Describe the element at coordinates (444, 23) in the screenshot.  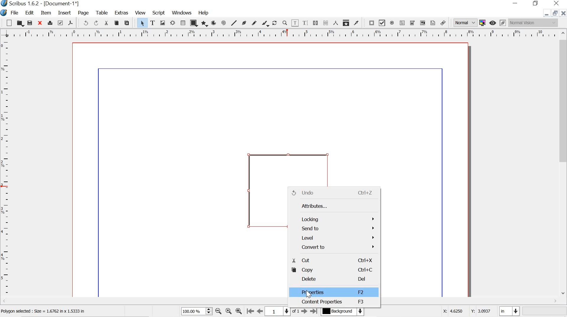
I see `link annotation` at that location.